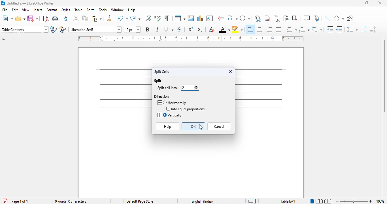 This screenshot has width=387, height=204. What do you see at coordinates (190, 88) in the screenshot?
I see `2` at bounding box center [190, 88].